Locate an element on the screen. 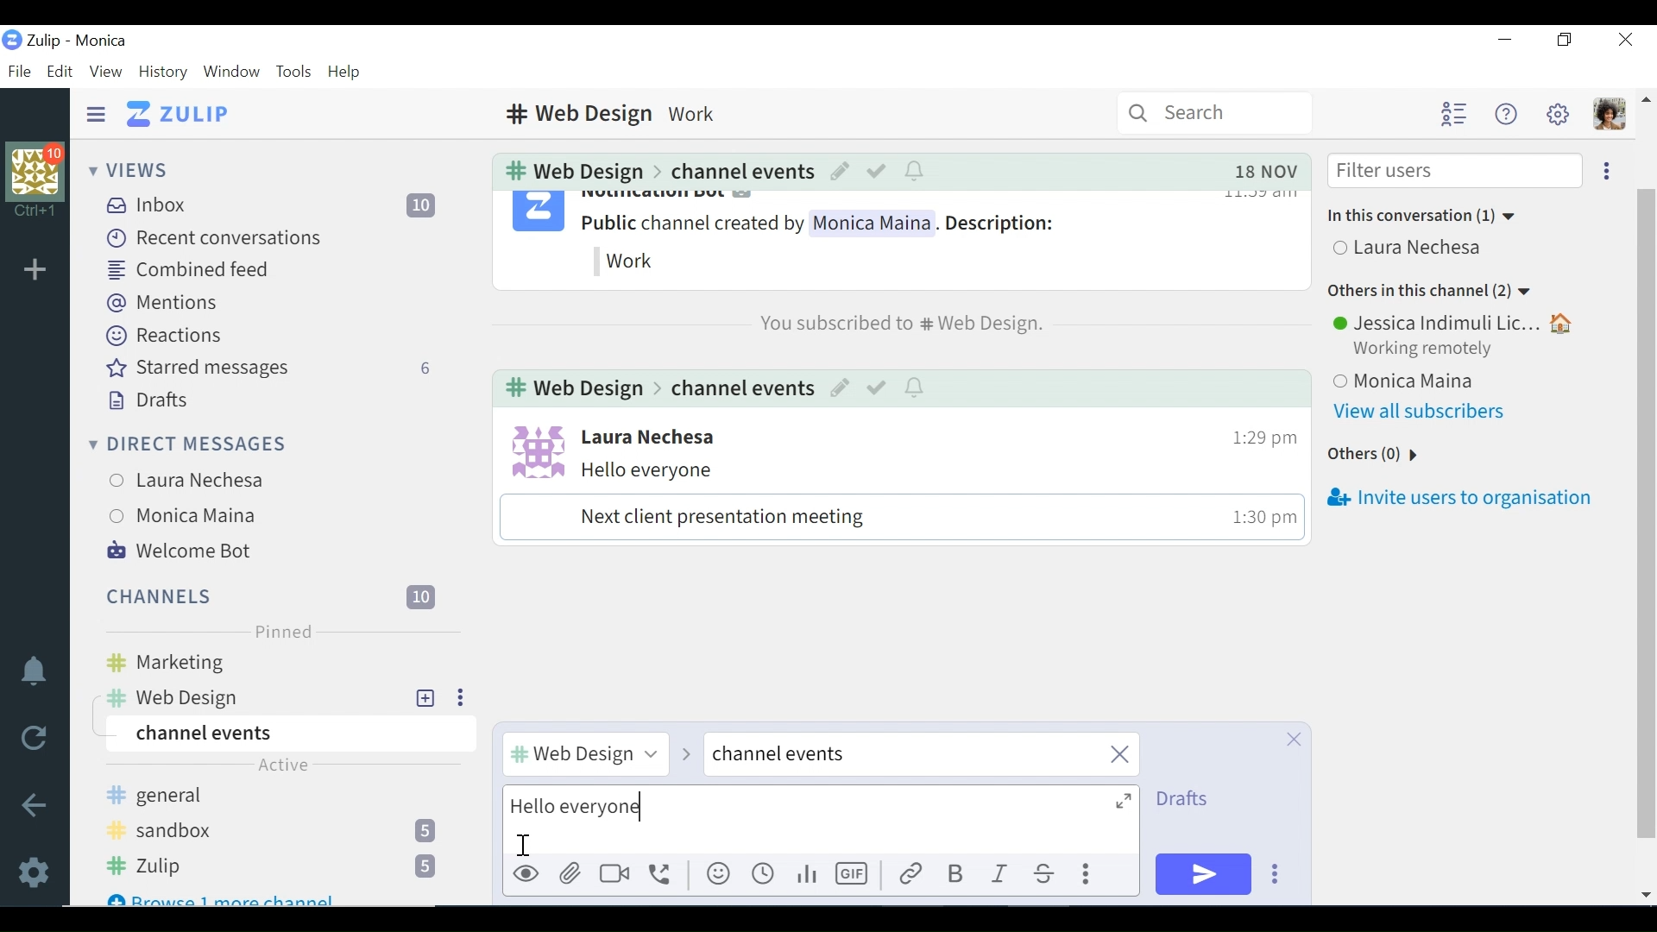 This screenshot has width=1657, height=932. Bold is located at coordinates (954, 874).